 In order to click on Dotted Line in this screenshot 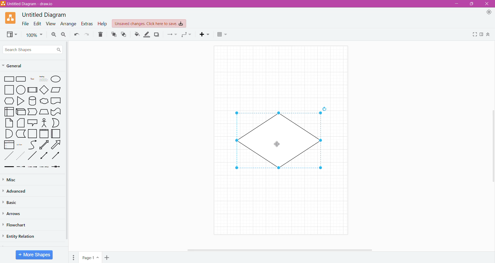, I will do `click(21, 157)`.